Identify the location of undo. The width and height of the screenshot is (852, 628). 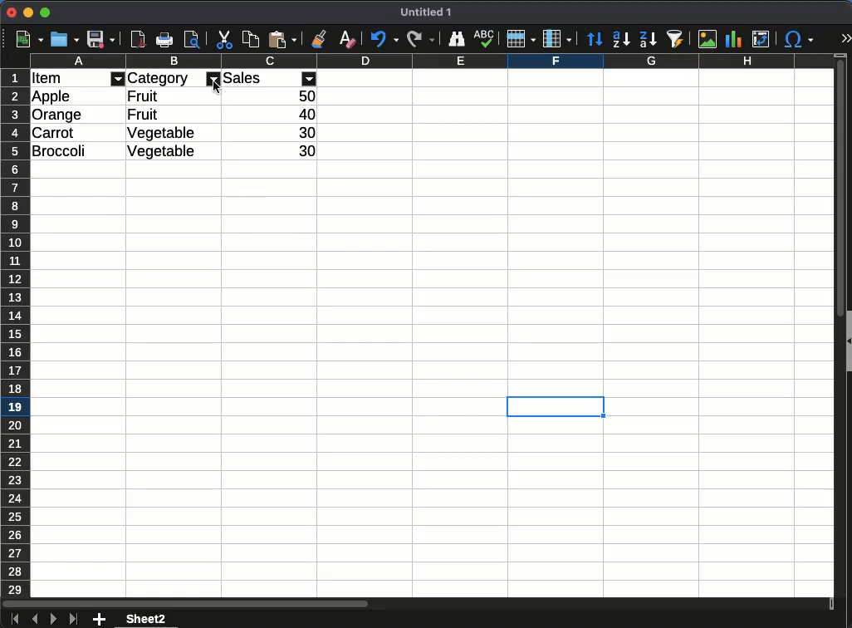
(384, 40).